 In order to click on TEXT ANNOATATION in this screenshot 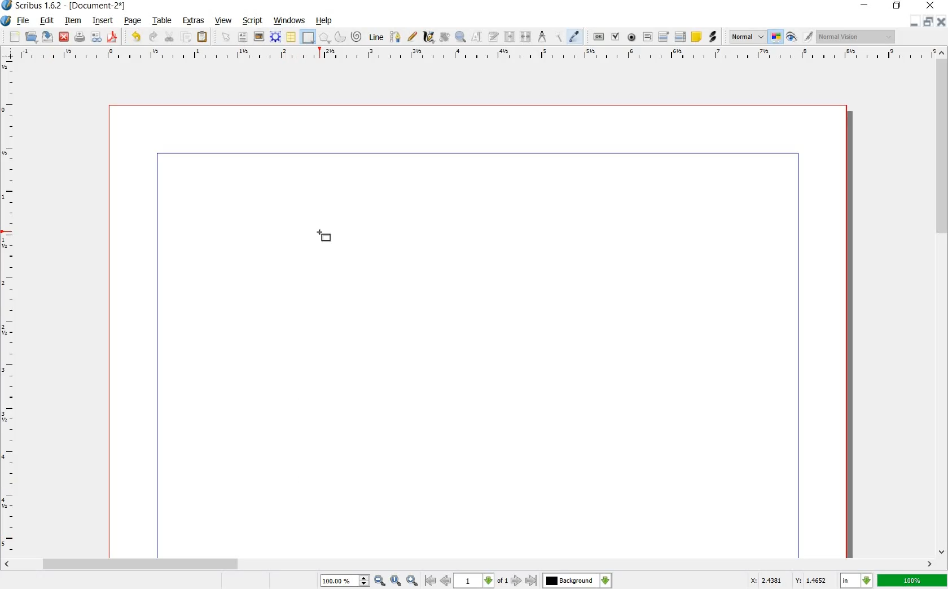, I will do `click(696, 37)`.